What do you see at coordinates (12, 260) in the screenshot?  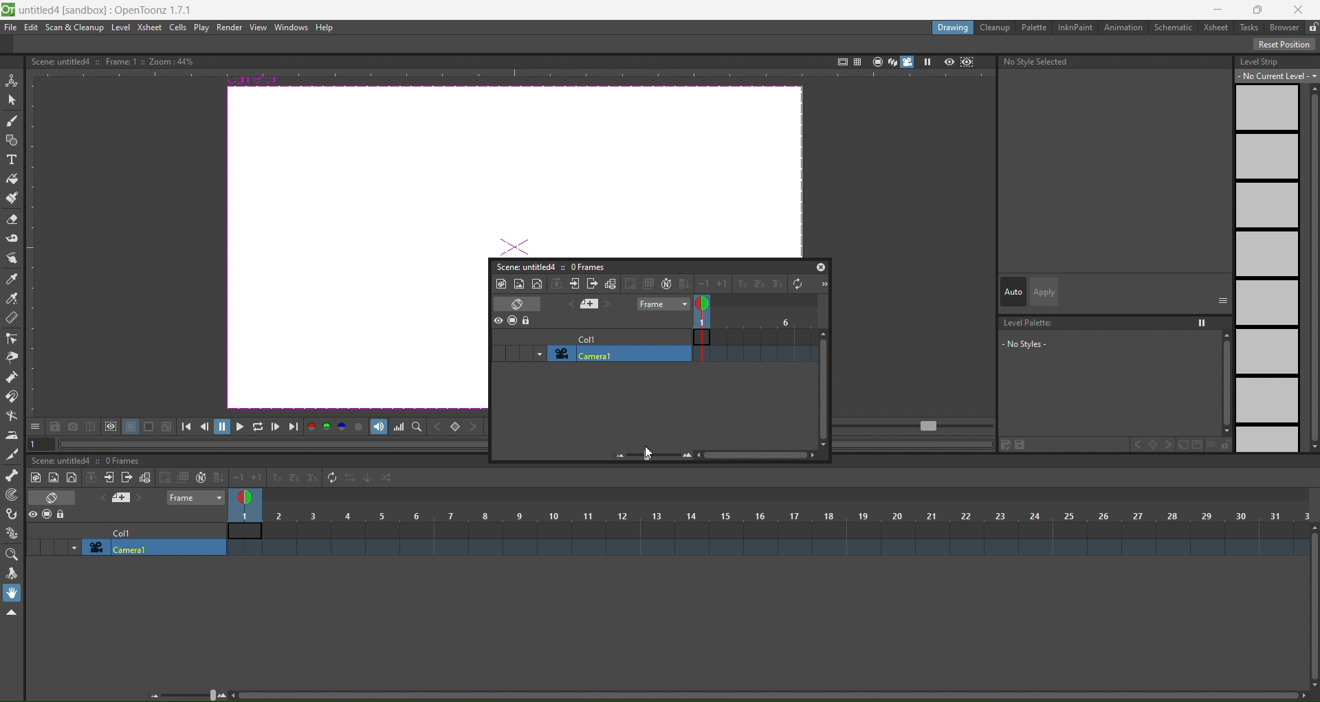 I see `finger tool` at bounding box center [12, 260].